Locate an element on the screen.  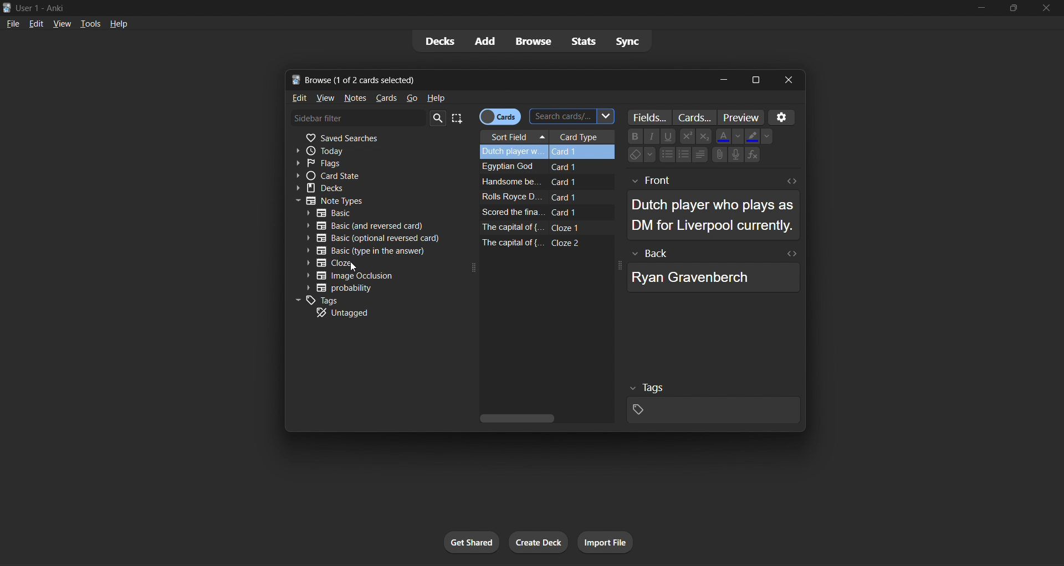
probability filter is located at coordinates (374, 289).